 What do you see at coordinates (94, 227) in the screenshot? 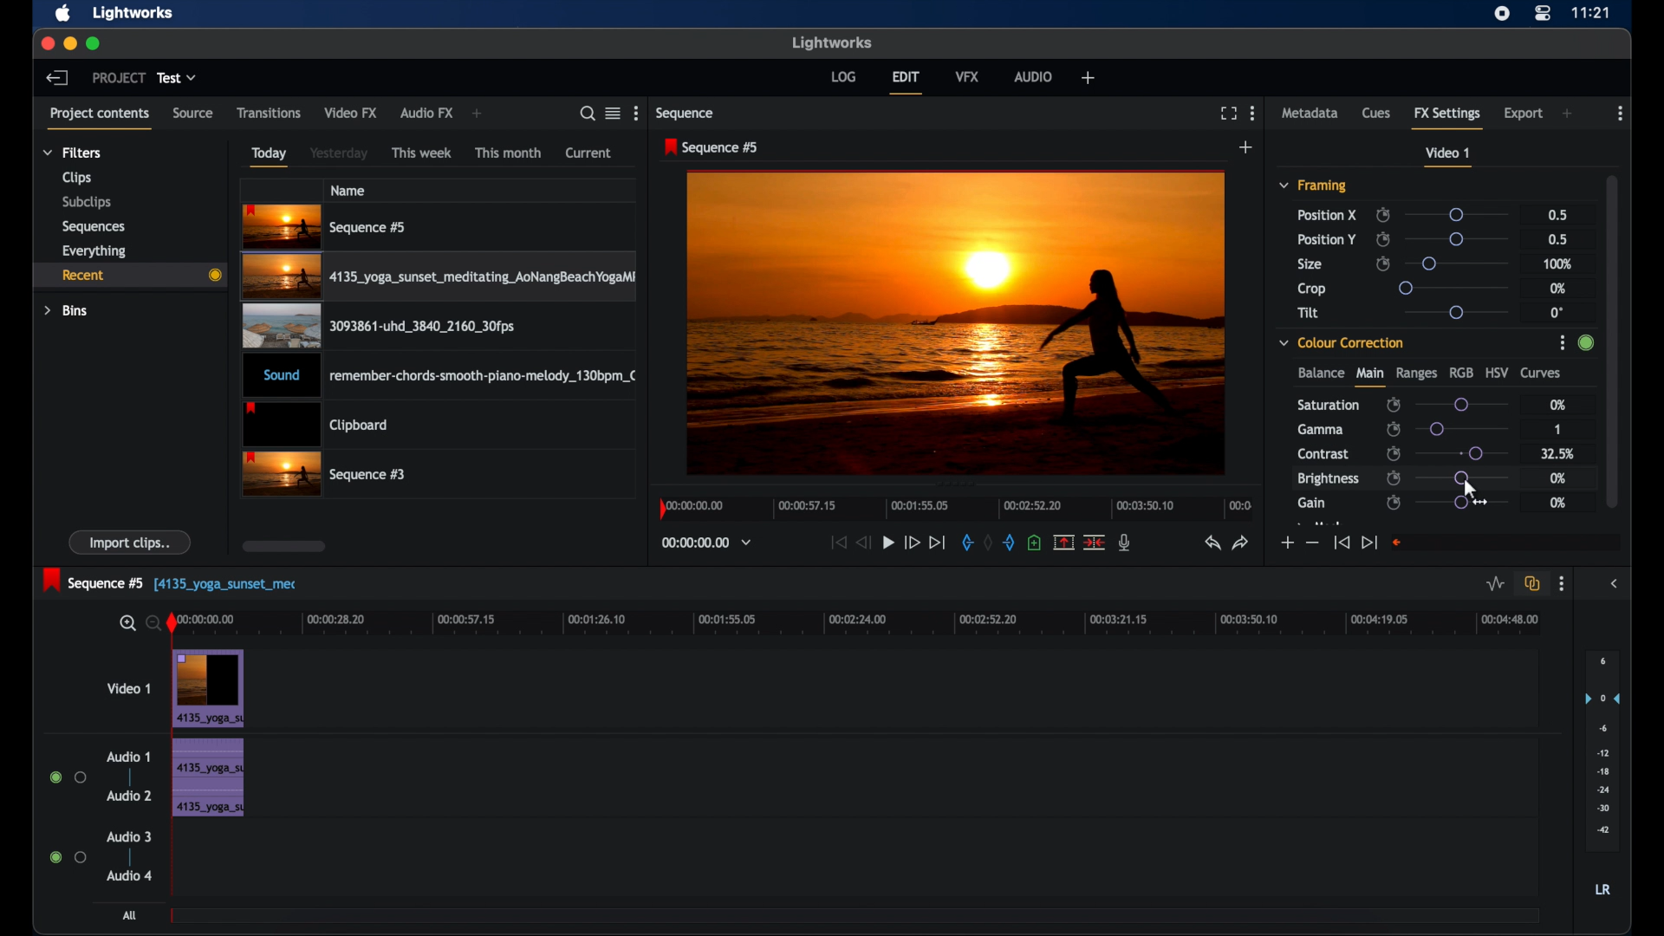
I see `sequences` at bounding box center [94, 227].